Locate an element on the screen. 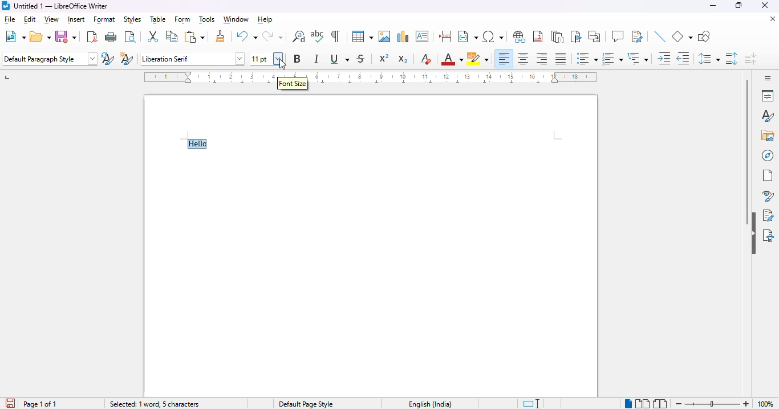  accessibility check is located at coordinates (769, 236).